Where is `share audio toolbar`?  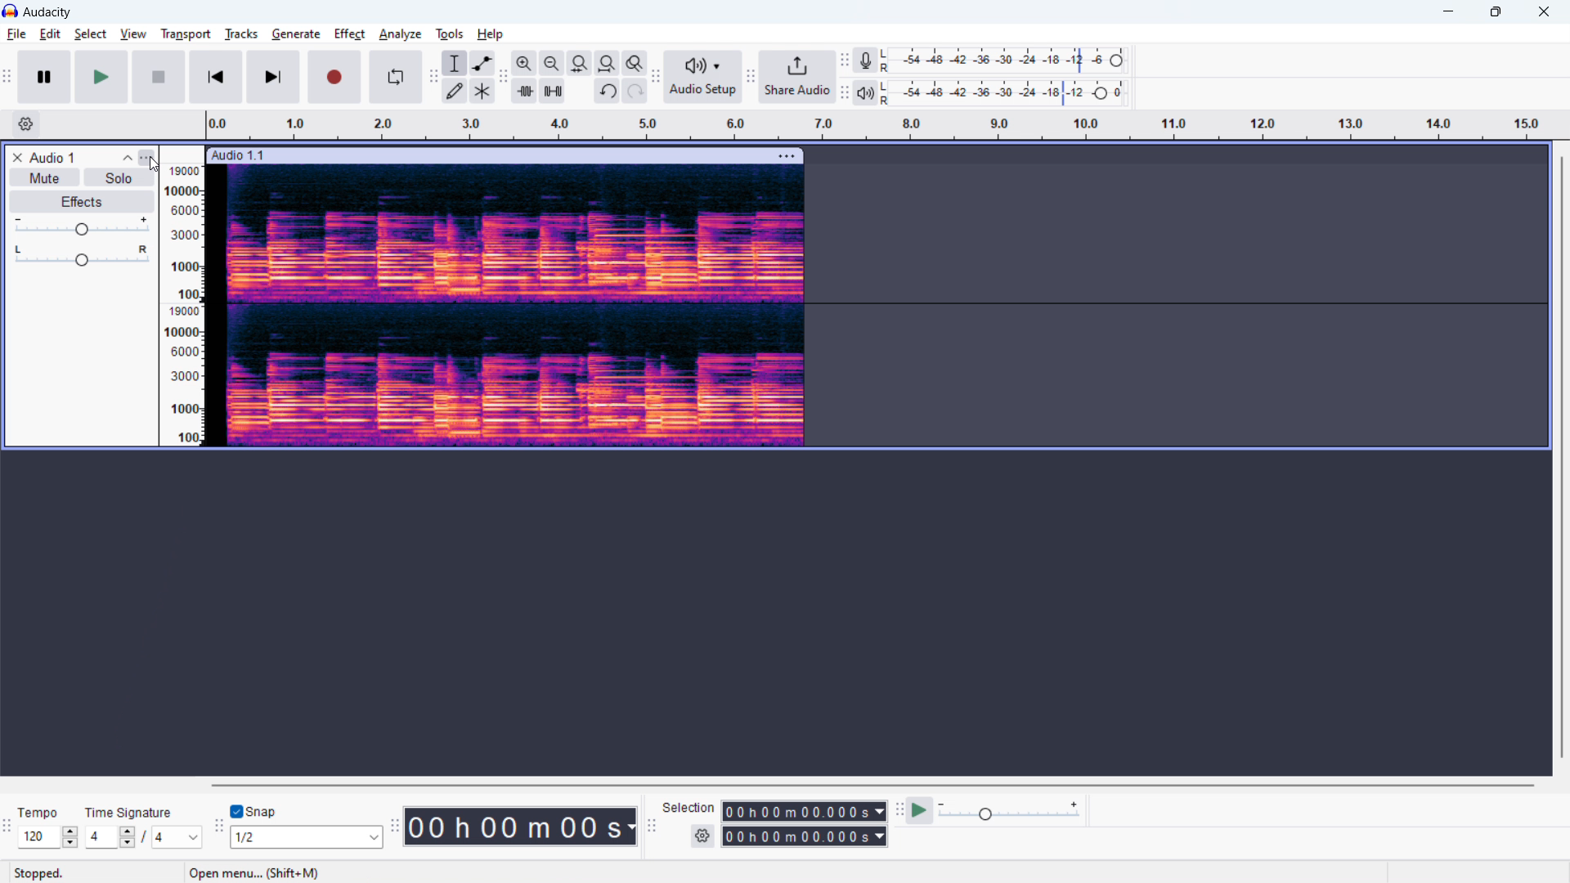
share audio toolbar is located at coordinates (751, 77).